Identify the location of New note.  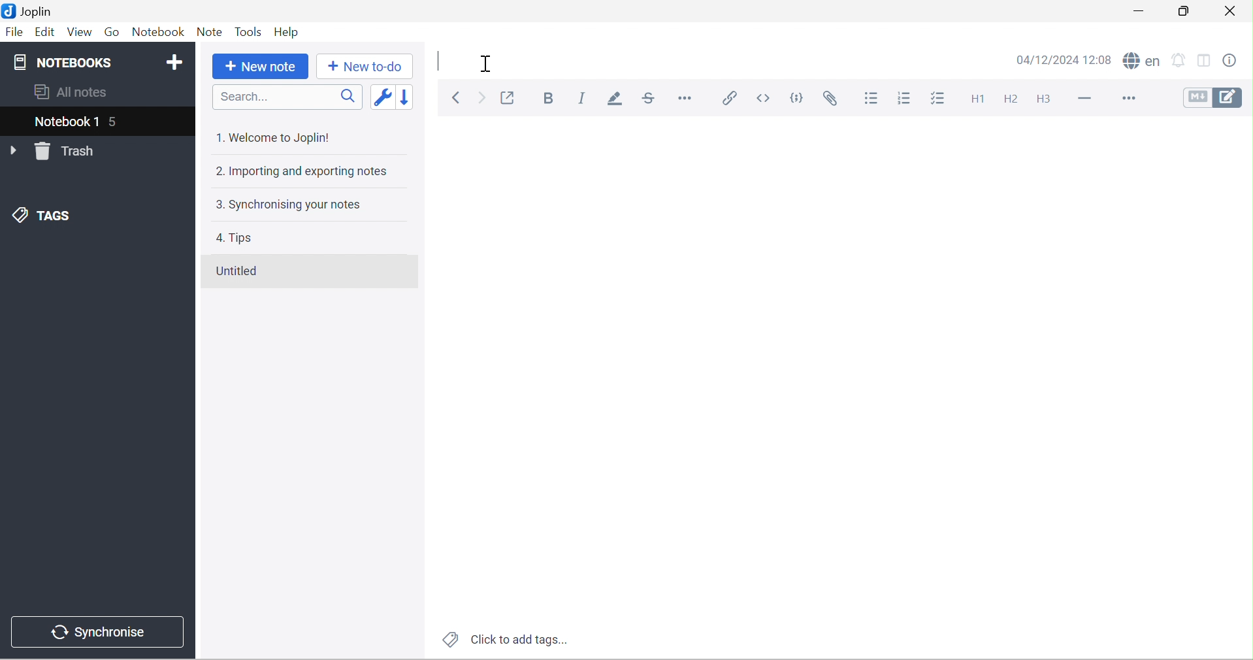
(259, 69).